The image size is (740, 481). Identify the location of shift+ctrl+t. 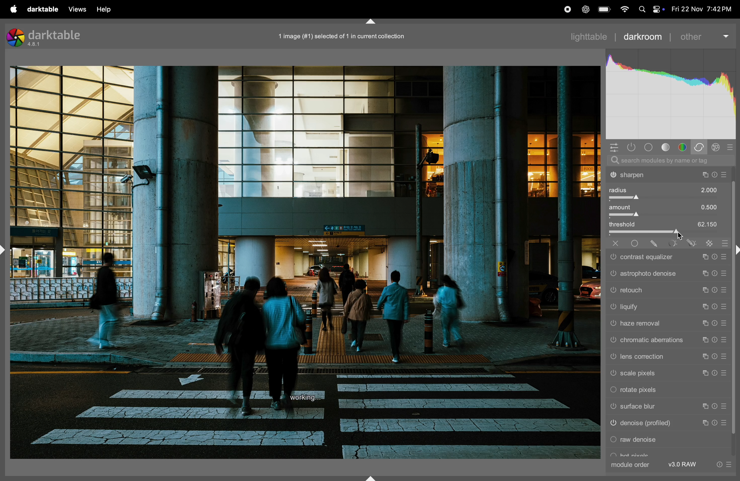
(372, 22).